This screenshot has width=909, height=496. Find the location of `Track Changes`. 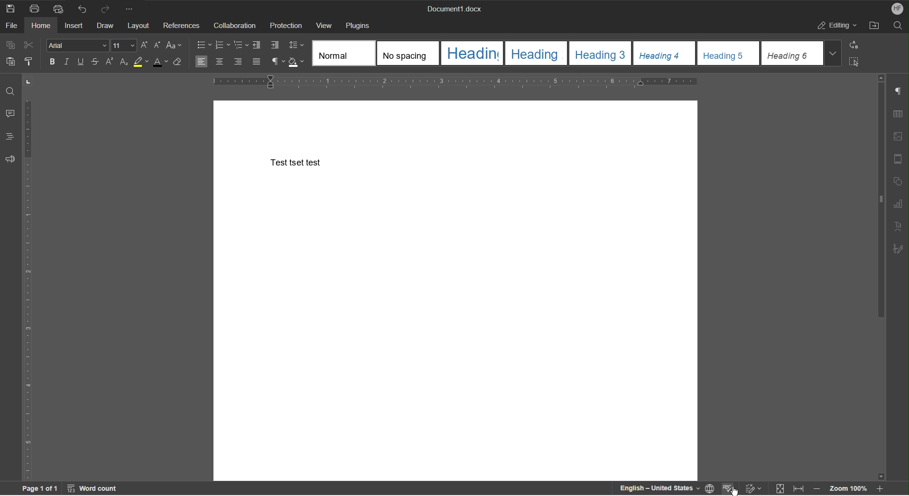

Track Changes is located at coordinates (755, 489).